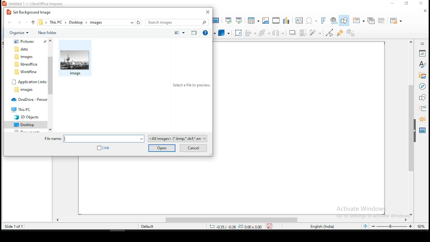  Describe the element at coordinates (276, 21) in the screenshot. I see `insert audio and video` at that location.